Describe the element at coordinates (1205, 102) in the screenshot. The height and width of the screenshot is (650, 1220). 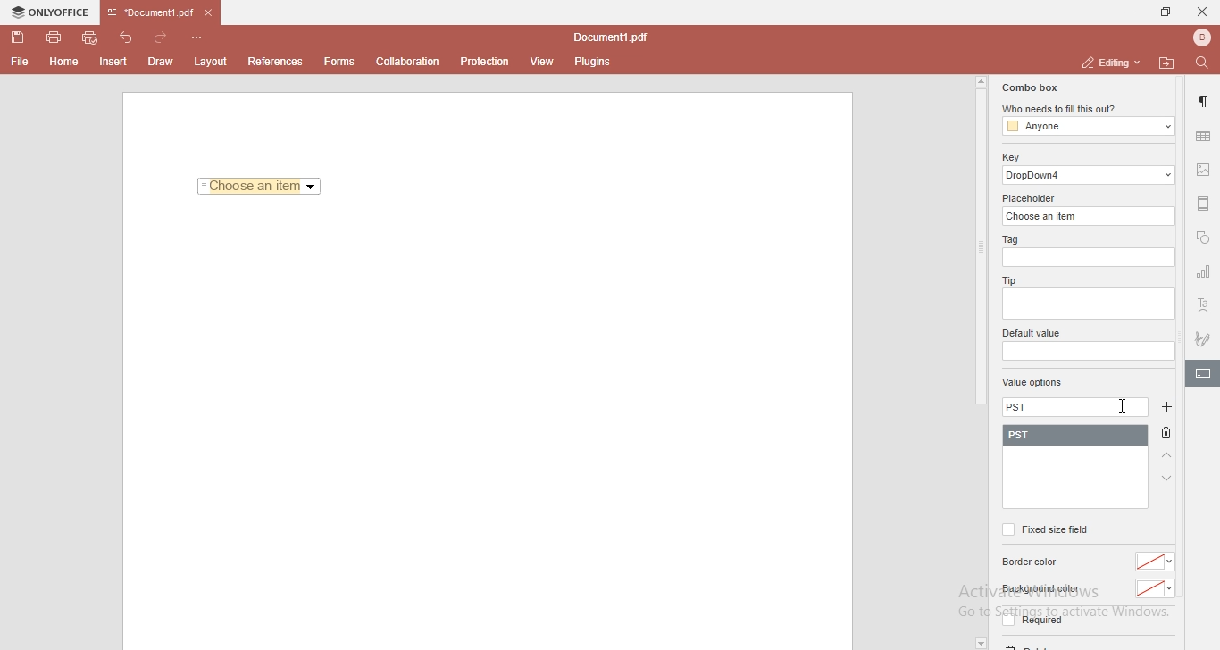
I see `paragraph` at that location.